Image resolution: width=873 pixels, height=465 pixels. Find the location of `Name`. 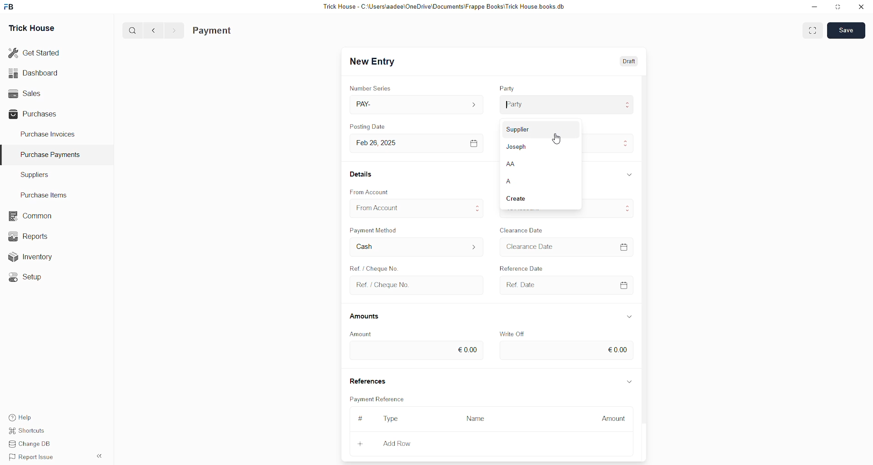

Name is located at coordinates (476, 419).